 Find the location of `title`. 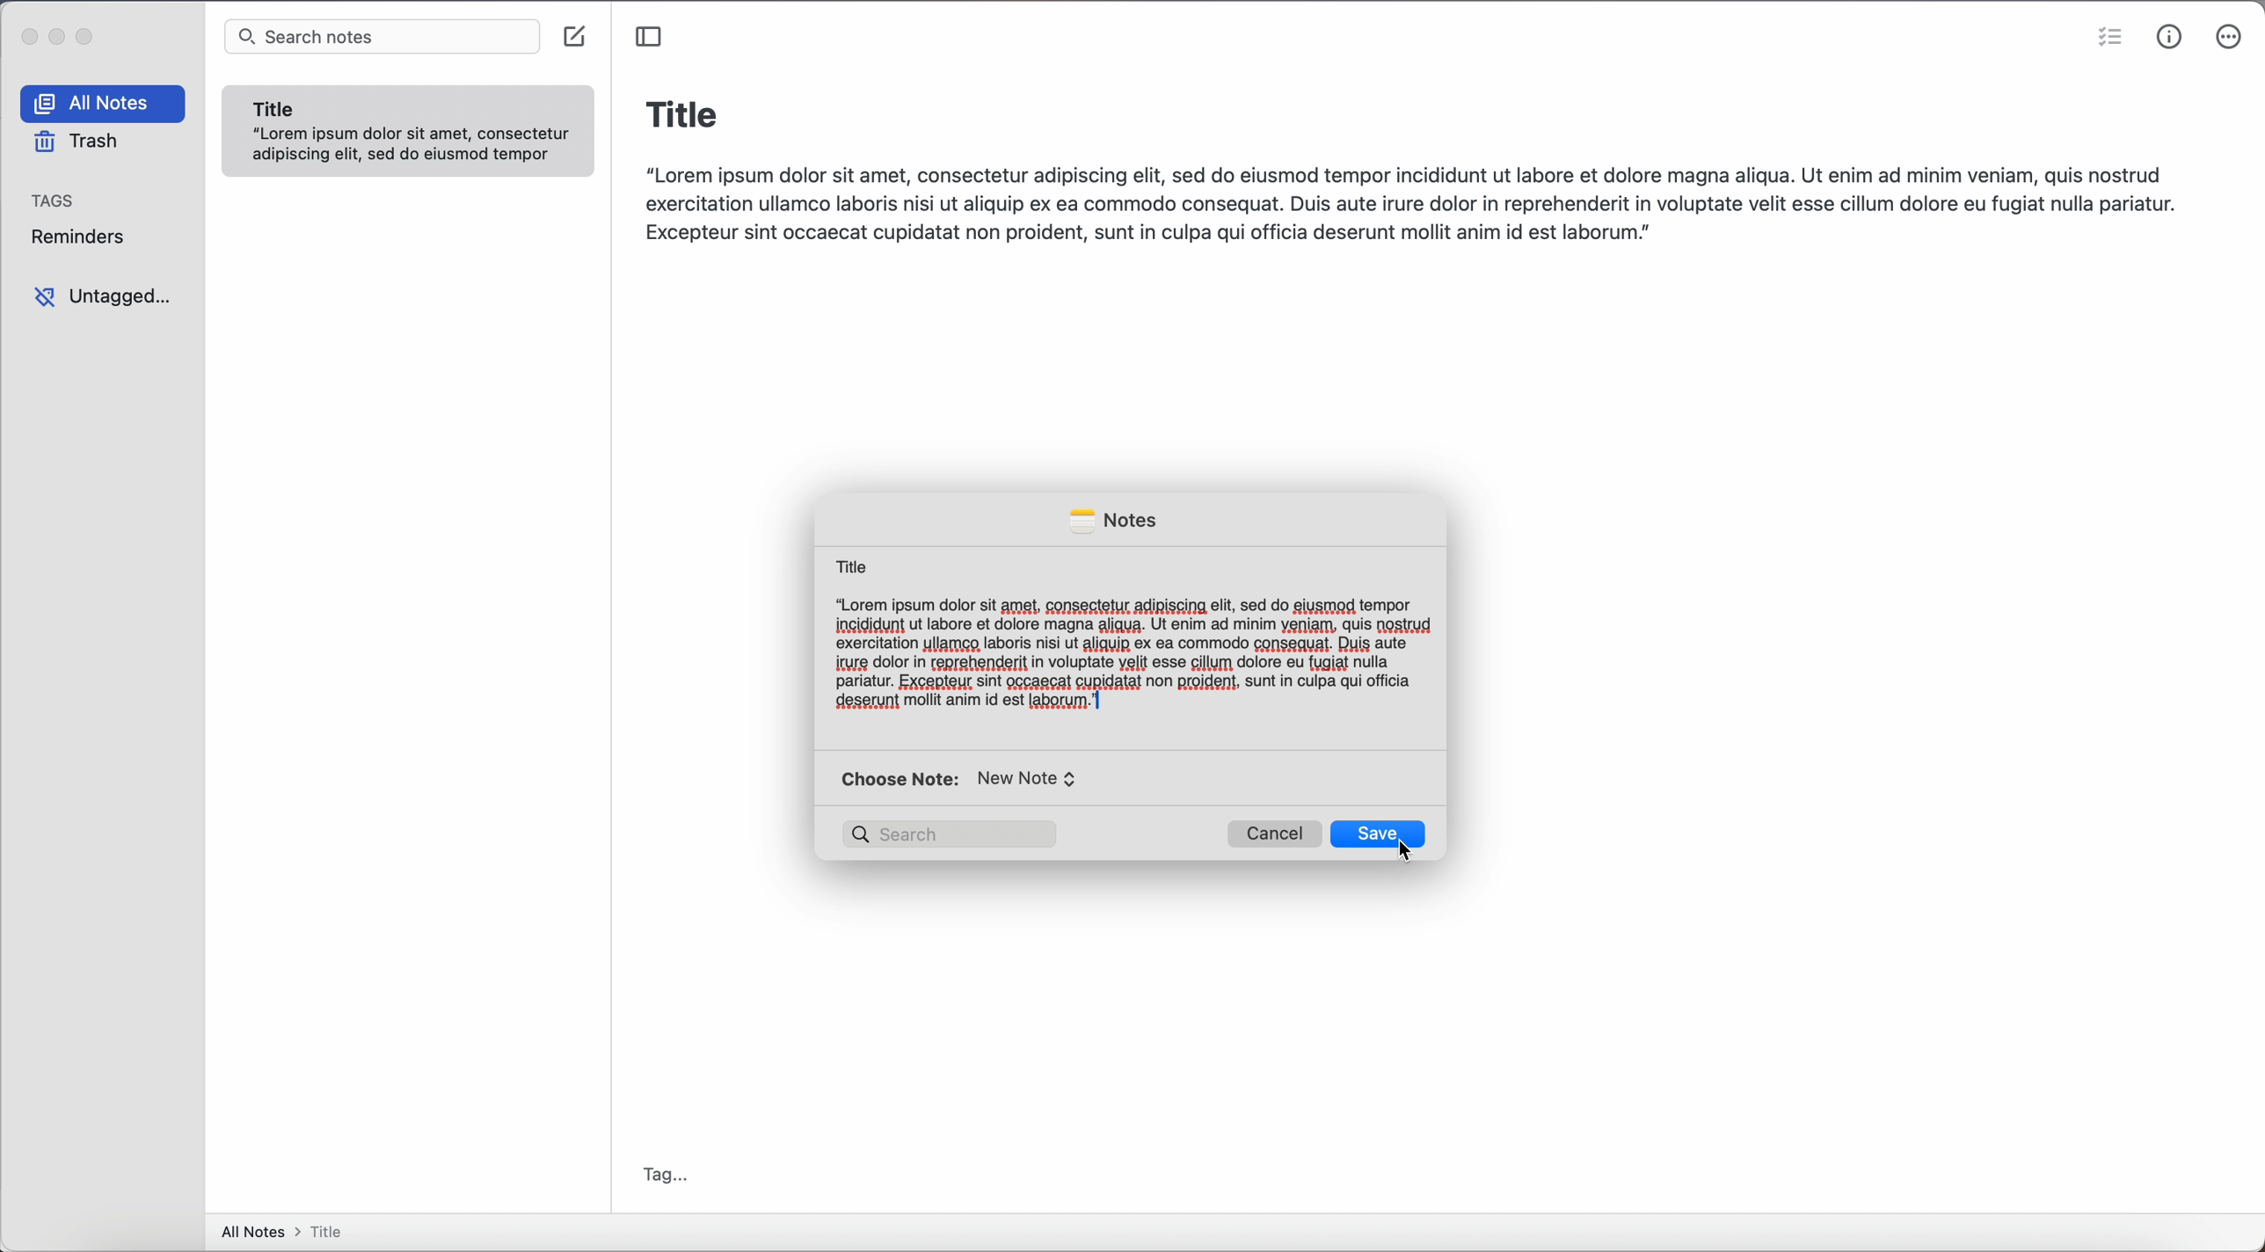

title is located at coordinates (850, 564).